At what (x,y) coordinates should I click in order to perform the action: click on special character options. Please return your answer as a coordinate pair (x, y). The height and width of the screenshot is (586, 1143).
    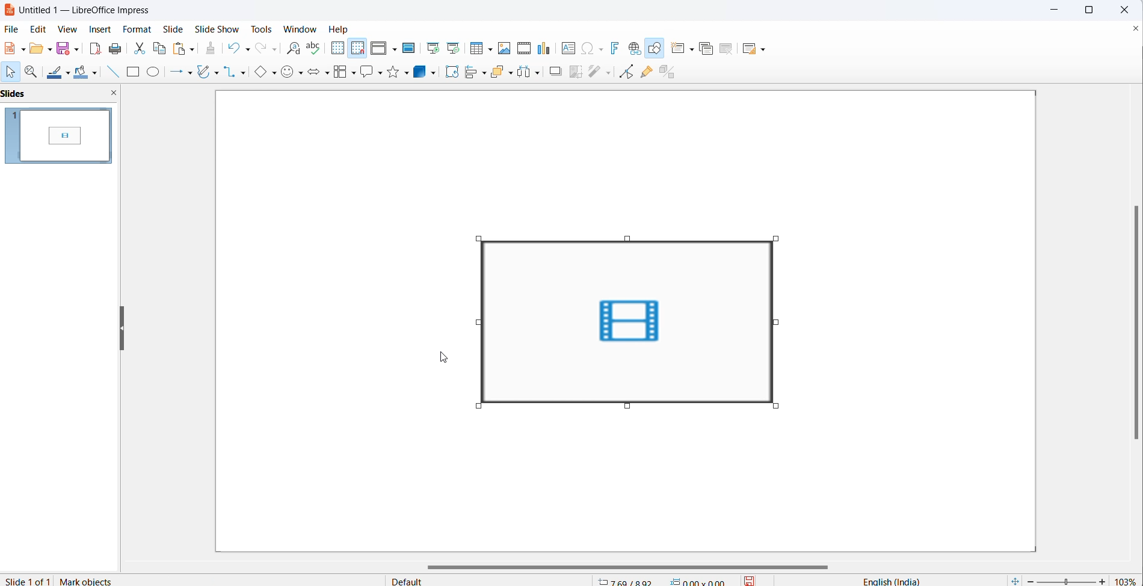
    Looking at the image, I should click on (602, 49).